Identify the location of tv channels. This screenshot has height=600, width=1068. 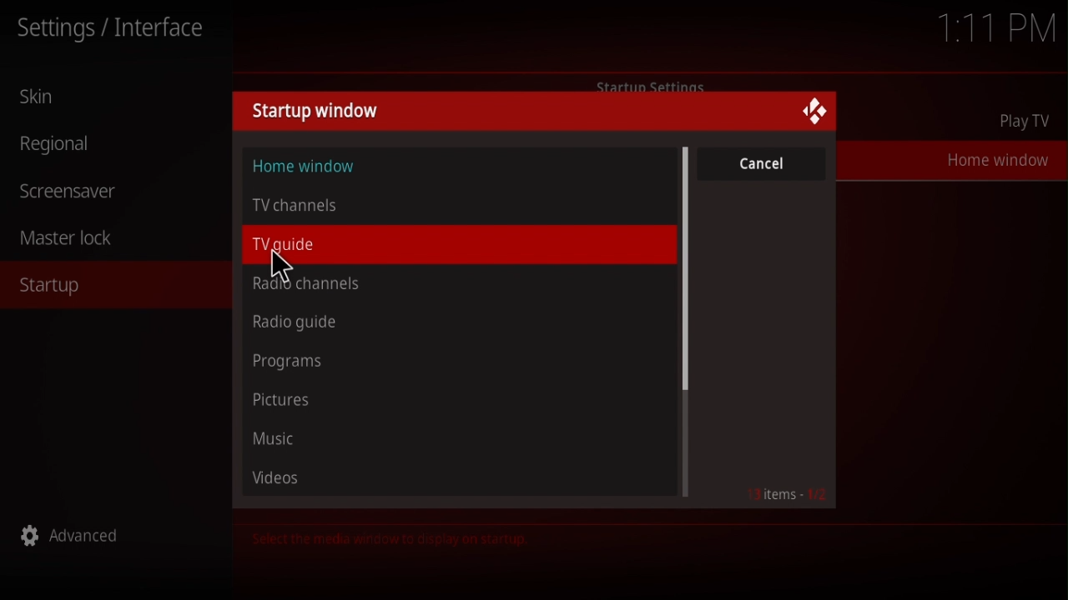
(306, 205).